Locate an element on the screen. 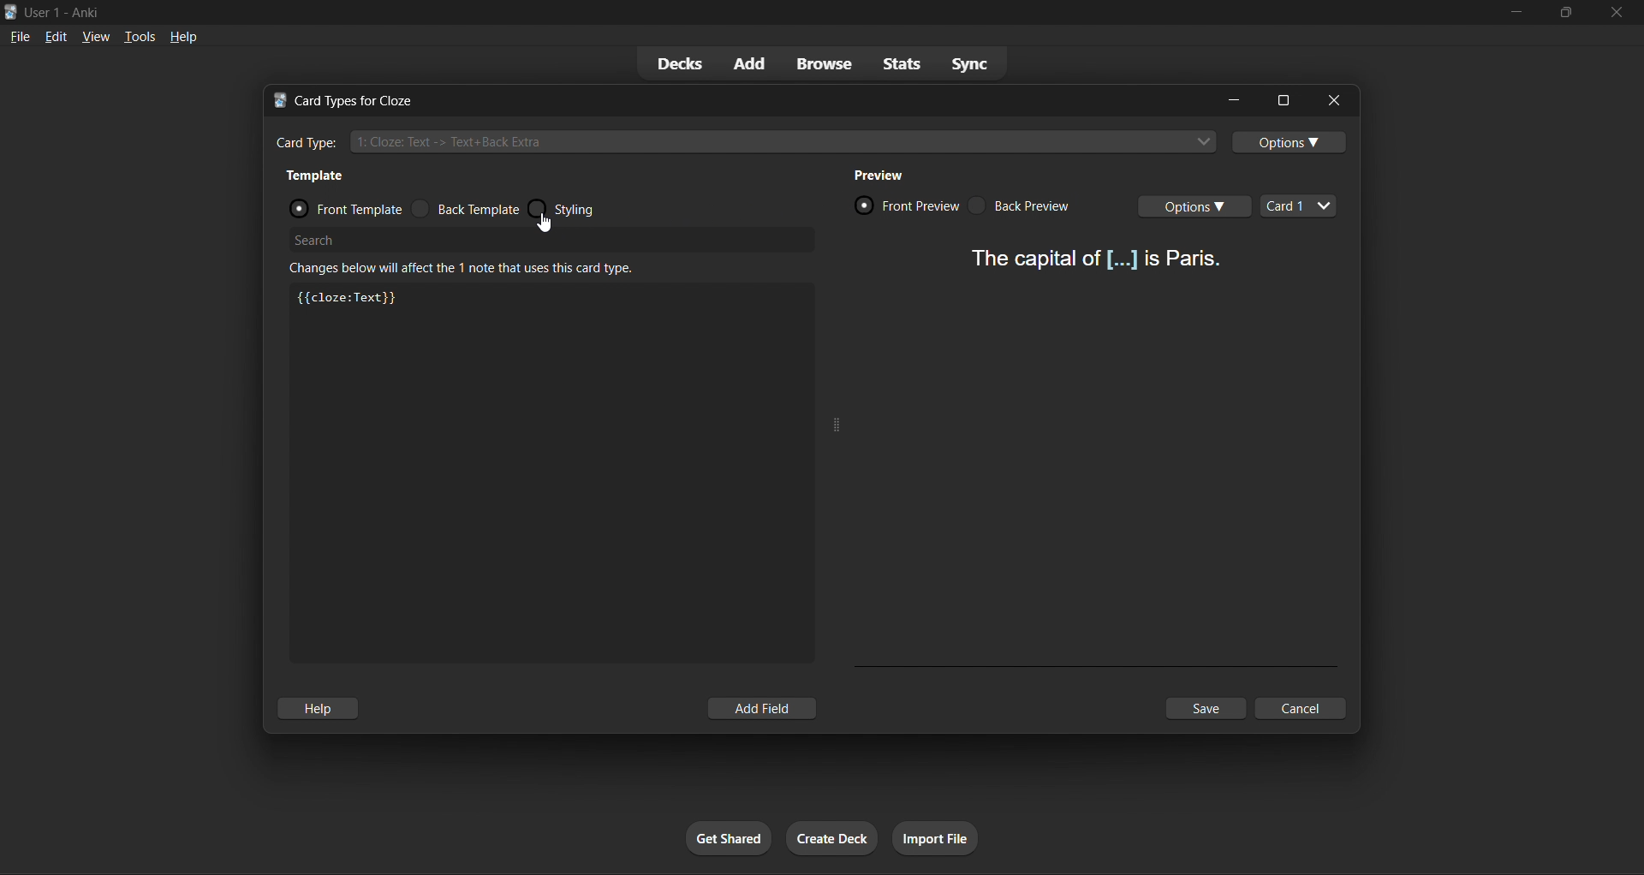  help is located at coordinates (188, 36).